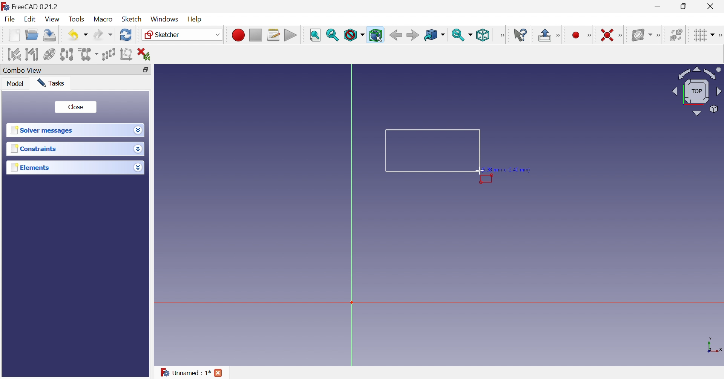 The image size is (724, 379). What do you see at coordinates (256, 35) in the screenshot?
I see `Stop macro recording` at bounding box center [256, 35].